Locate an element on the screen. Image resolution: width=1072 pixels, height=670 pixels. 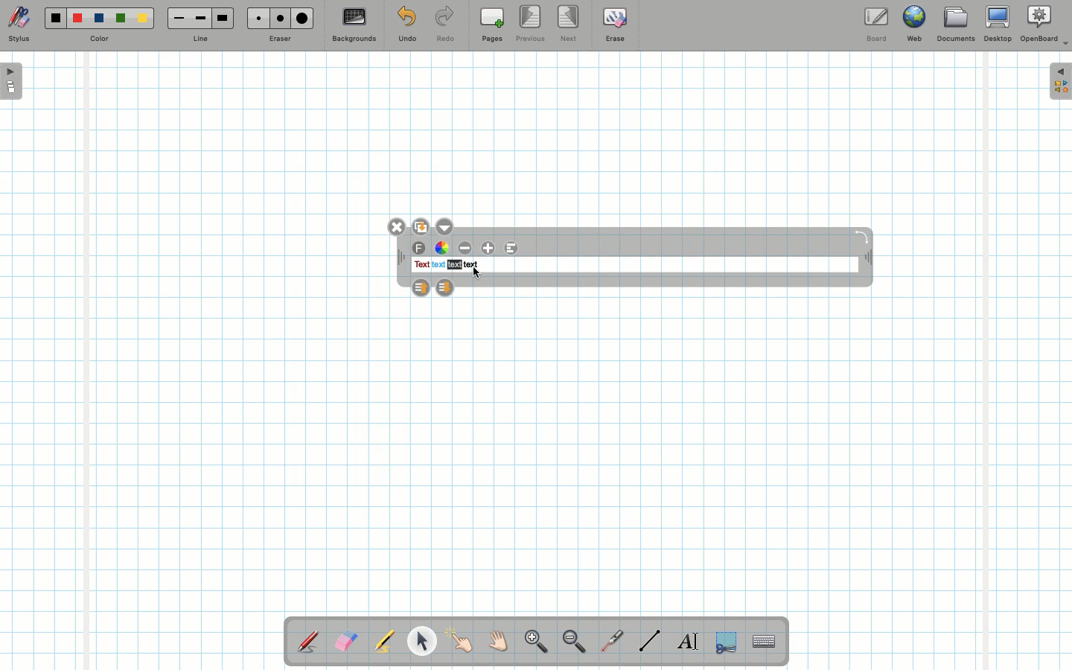
OpenBoard is located at coordinates (1044, 24).